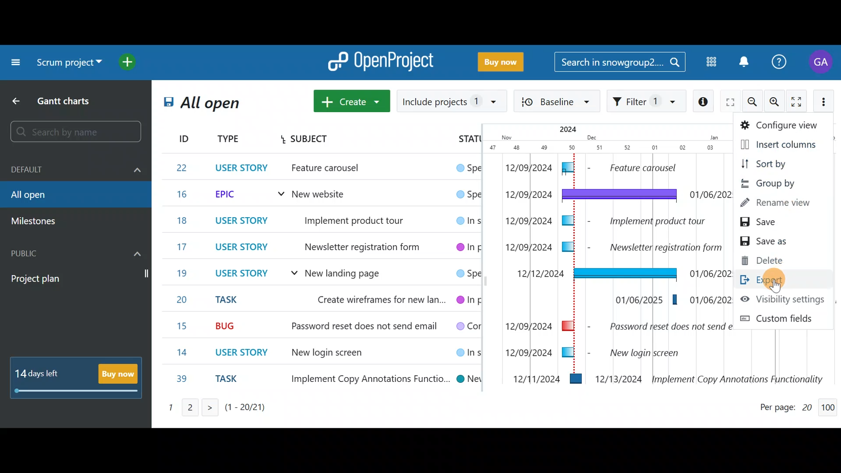 The height and width of the screenshot is (473, 841). What do you see at coordinates (128, 64) in the screenshot?
I see `Open quick add menu` at bounding box center [128, 64].